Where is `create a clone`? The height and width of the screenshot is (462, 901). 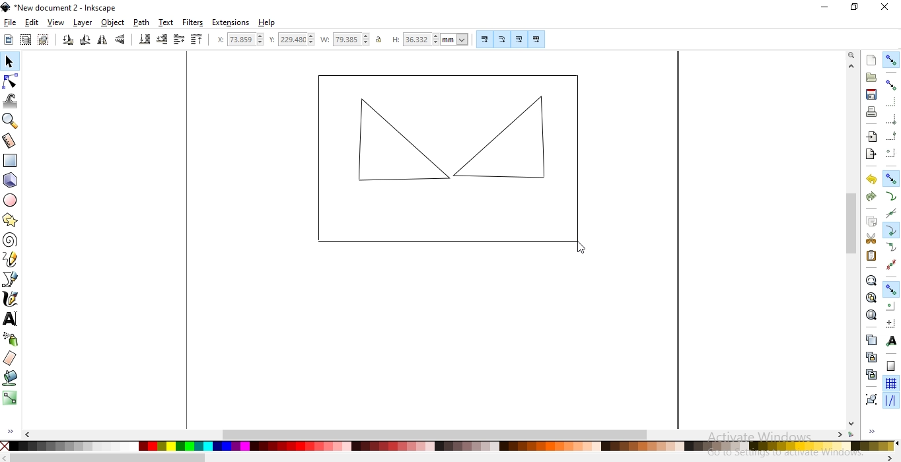 create a clone is located at coordinates (869, 357).